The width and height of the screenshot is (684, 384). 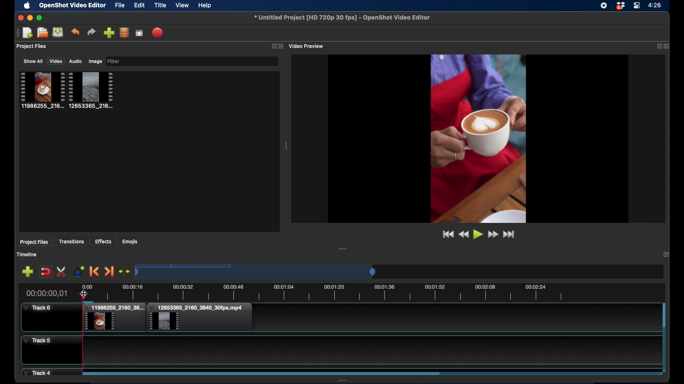 What do you see at coordinates (656, 5) in the screenshot?
I see `time` at bounding box center [656, 5].